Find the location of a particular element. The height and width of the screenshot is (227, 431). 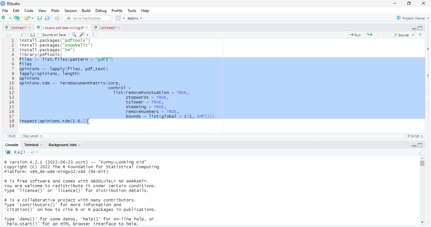

create a project is located at coordinates (17, 18).